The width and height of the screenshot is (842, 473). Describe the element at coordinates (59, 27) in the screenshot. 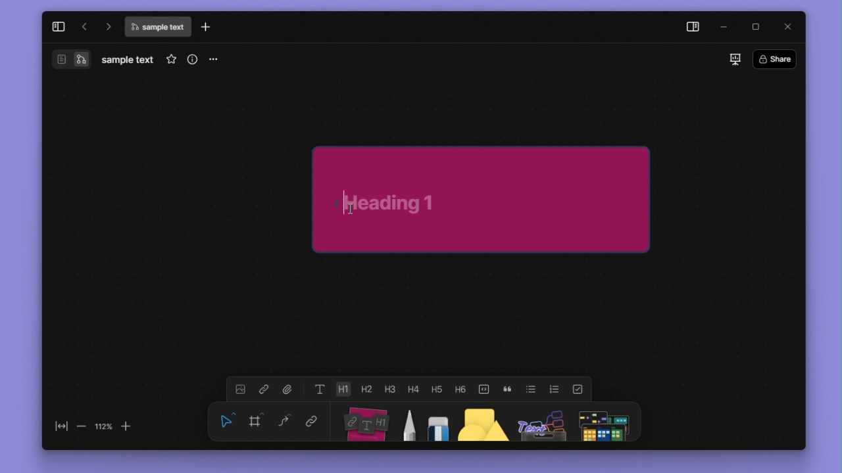

I see `collapse sidebar` at that location.